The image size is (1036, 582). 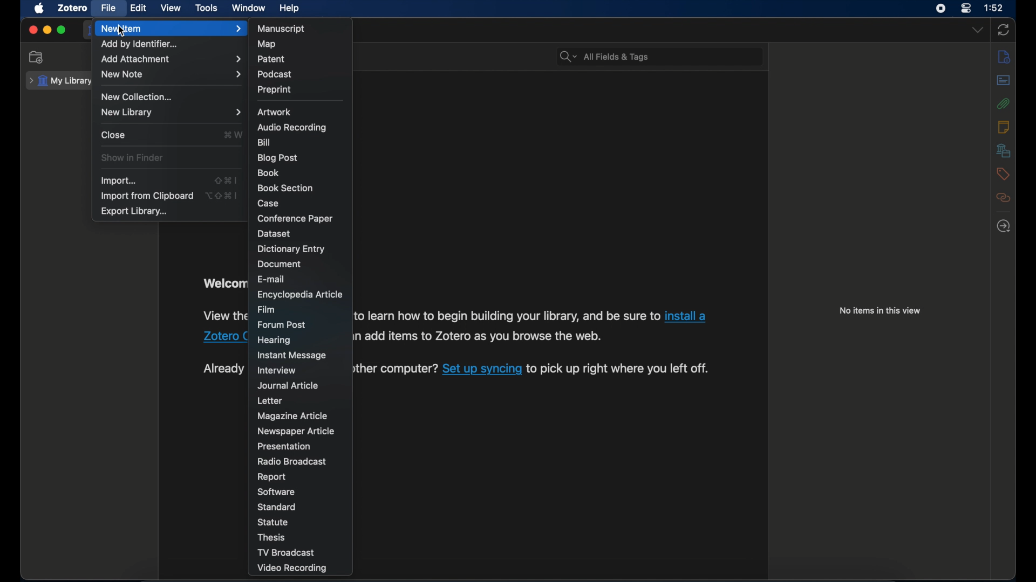 I want to click on attachments, so click(x=1004, y=103).